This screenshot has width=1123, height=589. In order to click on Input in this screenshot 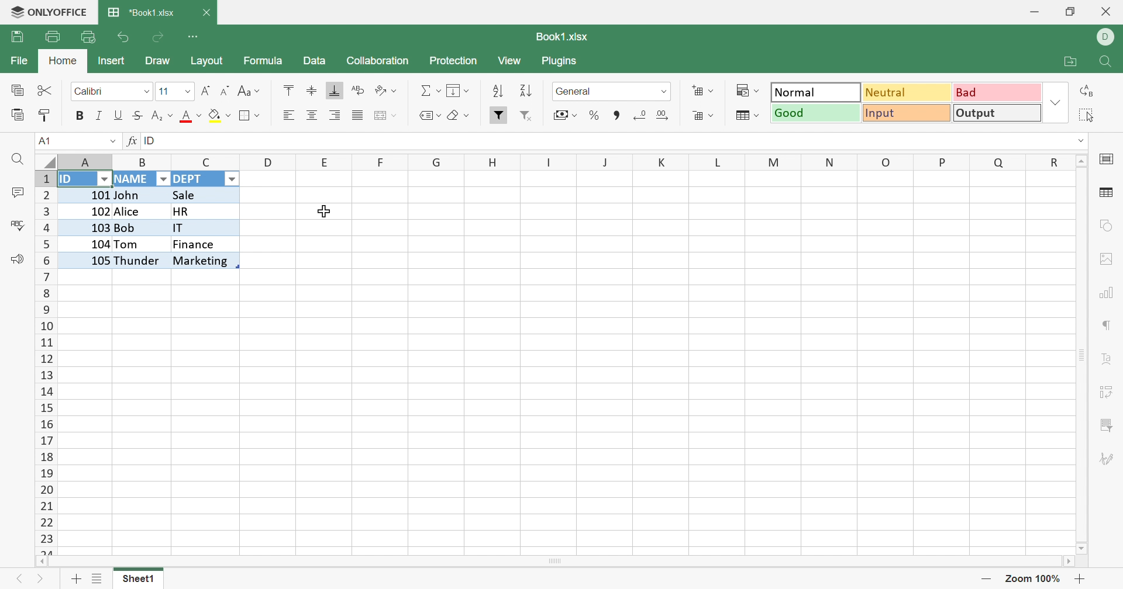, I will do `click(905, 113)`.